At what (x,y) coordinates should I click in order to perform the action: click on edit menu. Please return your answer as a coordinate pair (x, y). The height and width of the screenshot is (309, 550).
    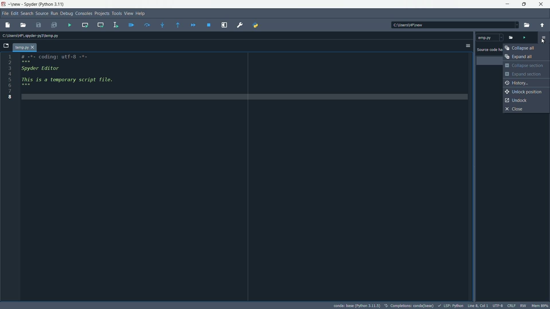
    Looking at the image, I should click on (15, 13).